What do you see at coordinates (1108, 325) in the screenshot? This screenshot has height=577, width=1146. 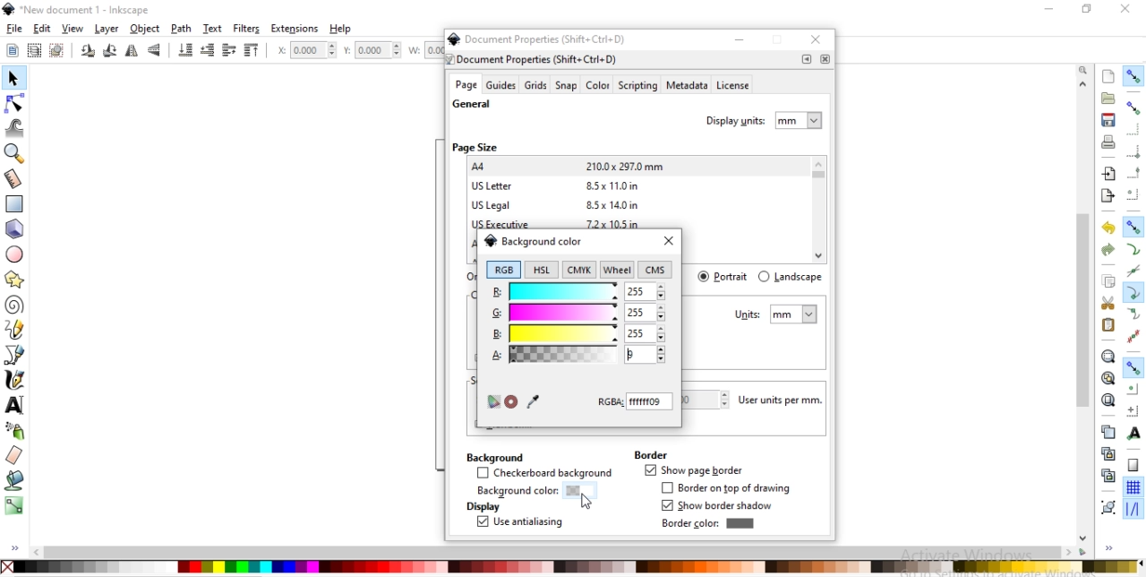 I see `paste` at bounding box center [1108, 325].